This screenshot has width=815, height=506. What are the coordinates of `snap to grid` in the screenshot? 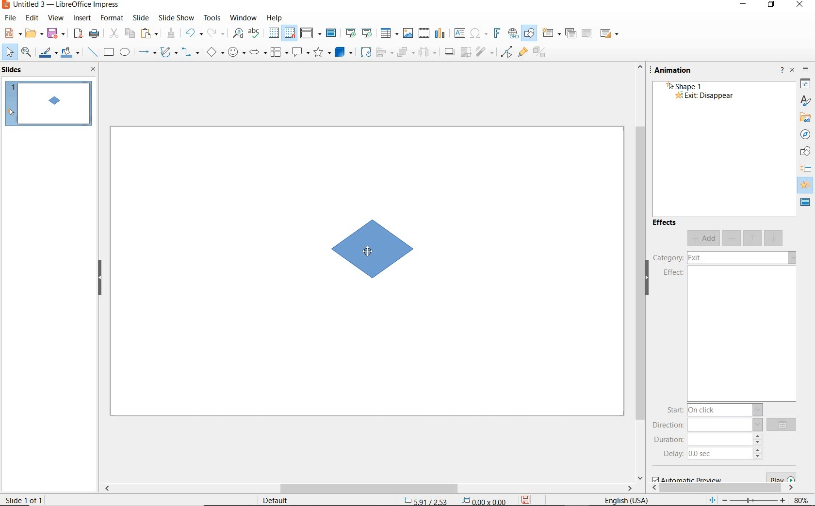 It's located at (290, 33).